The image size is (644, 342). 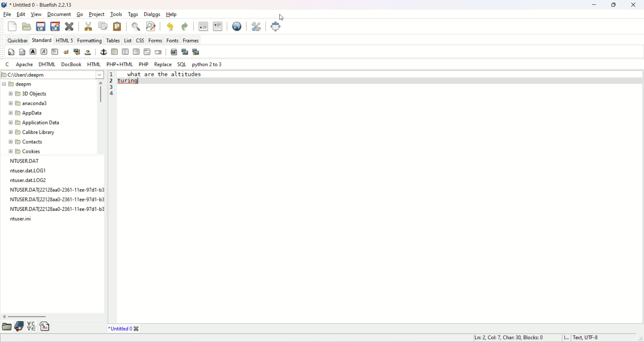 I want to click on file, so click(x=7, y=15).